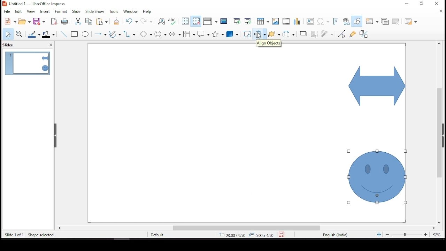  I want to click on tools, so click(114, 12).